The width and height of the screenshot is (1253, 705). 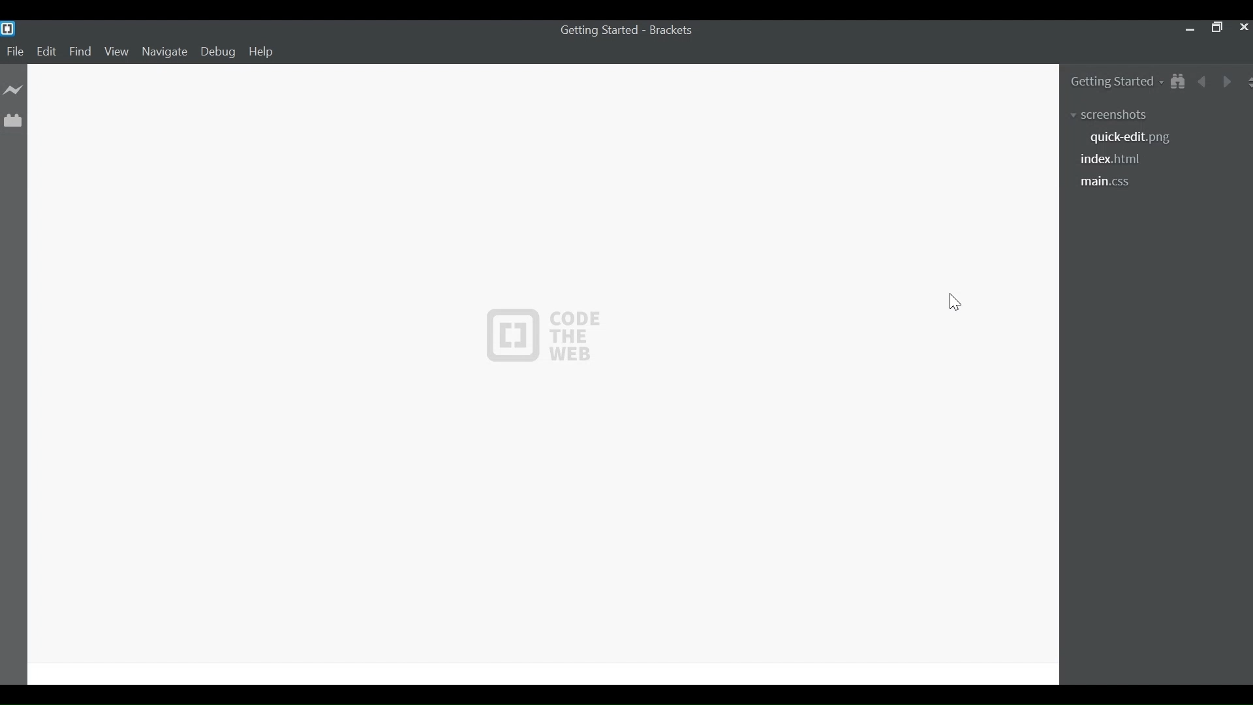 What do you see at coordinates (1216, 29) in the screenshot?
I see `Restore` at bounding box center [1216, 29].